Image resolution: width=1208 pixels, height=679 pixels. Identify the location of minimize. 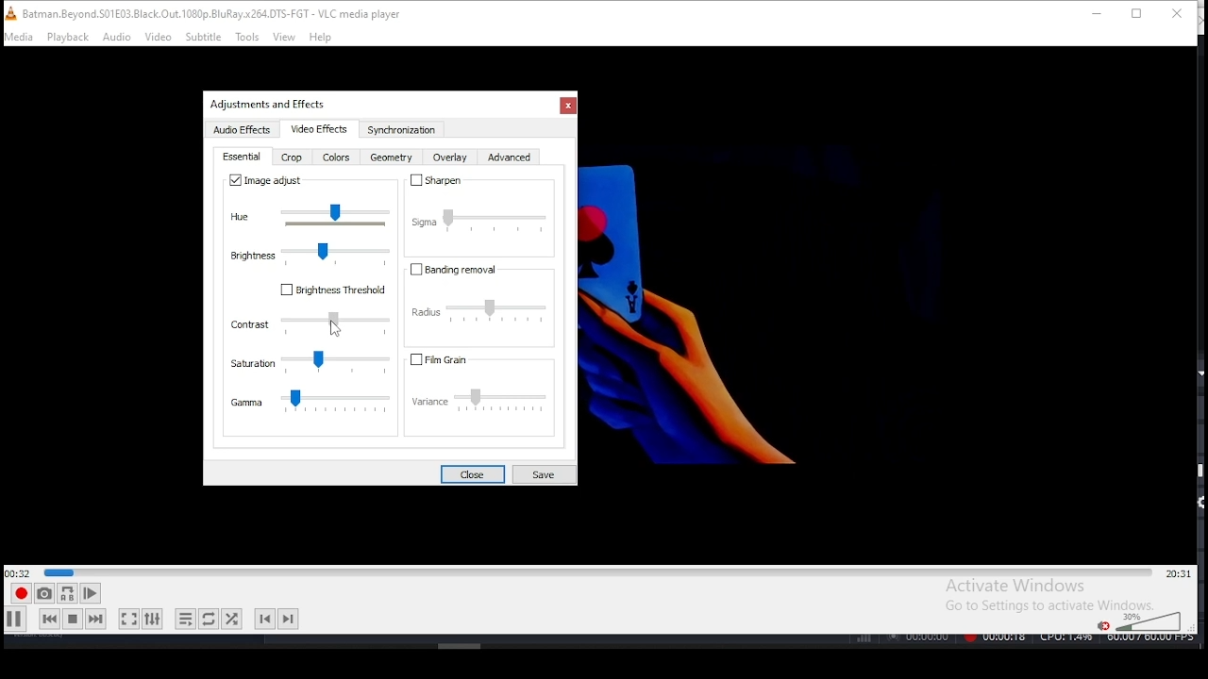
(1093, 13).